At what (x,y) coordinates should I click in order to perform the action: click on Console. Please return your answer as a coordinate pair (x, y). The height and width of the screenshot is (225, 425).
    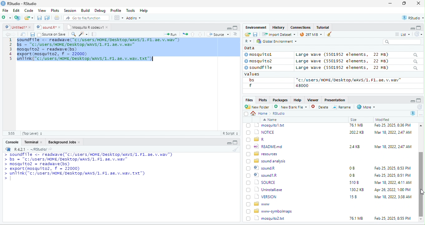
    Looking at the image, I should click on (12, 141).